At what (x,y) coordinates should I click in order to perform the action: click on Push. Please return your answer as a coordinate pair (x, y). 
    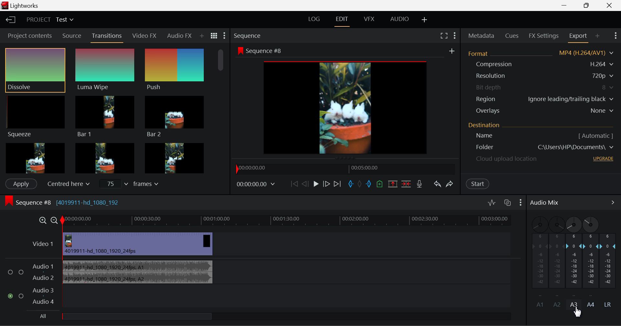
    Looking at the image, I should click on (174, 70).